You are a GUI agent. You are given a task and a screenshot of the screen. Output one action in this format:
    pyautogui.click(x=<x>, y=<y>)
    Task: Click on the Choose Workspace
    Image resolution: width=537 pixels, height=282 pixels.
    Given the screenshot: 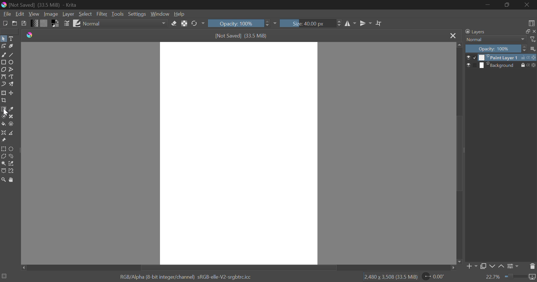 What is the action you would take?
    pyautogui.click(x=531, y=22)
    